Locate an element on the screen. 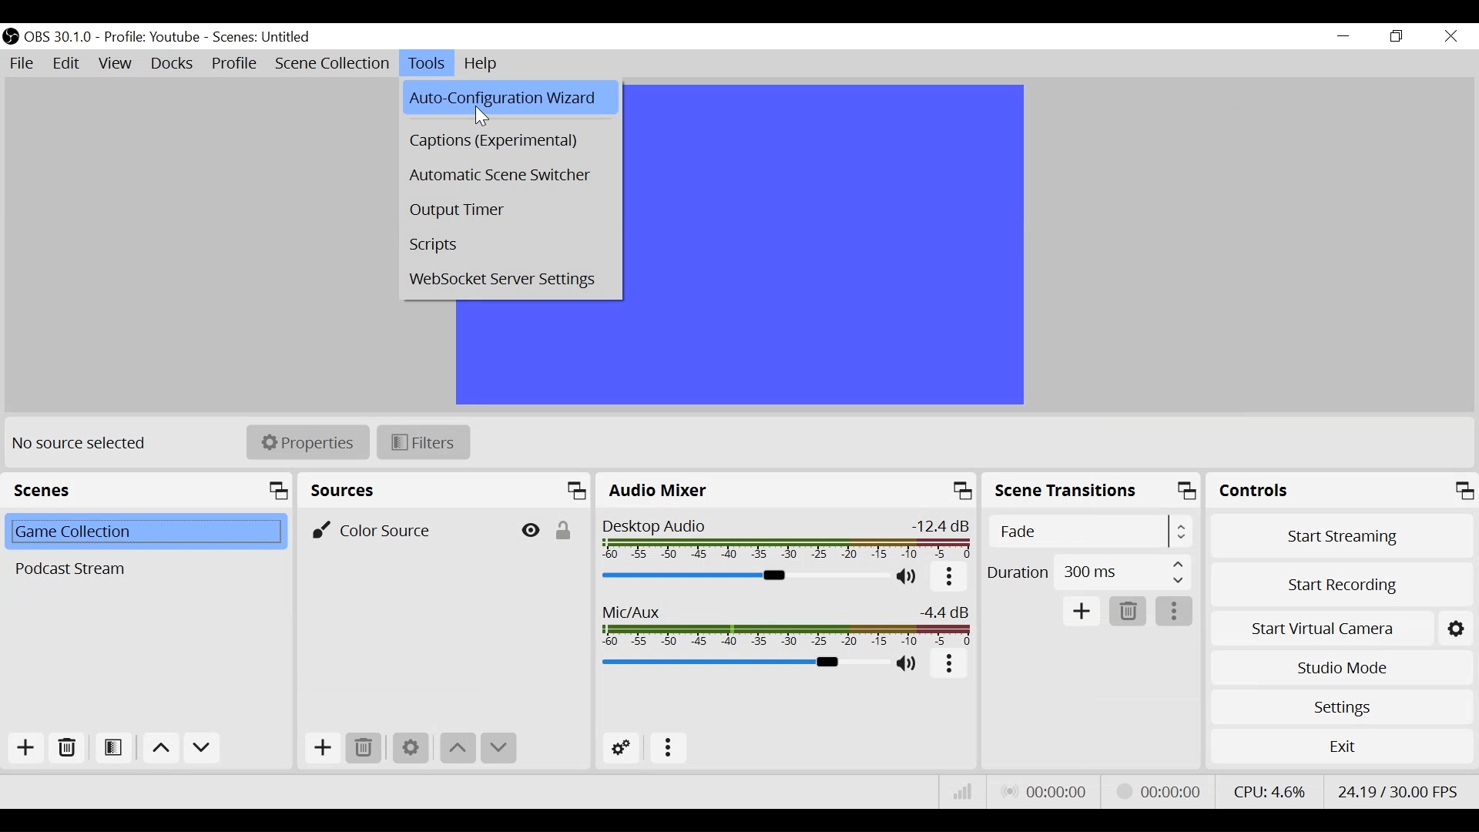 This screenshot has height=832, width=1479. Scenes Panel is located at coordinates (147, 489).